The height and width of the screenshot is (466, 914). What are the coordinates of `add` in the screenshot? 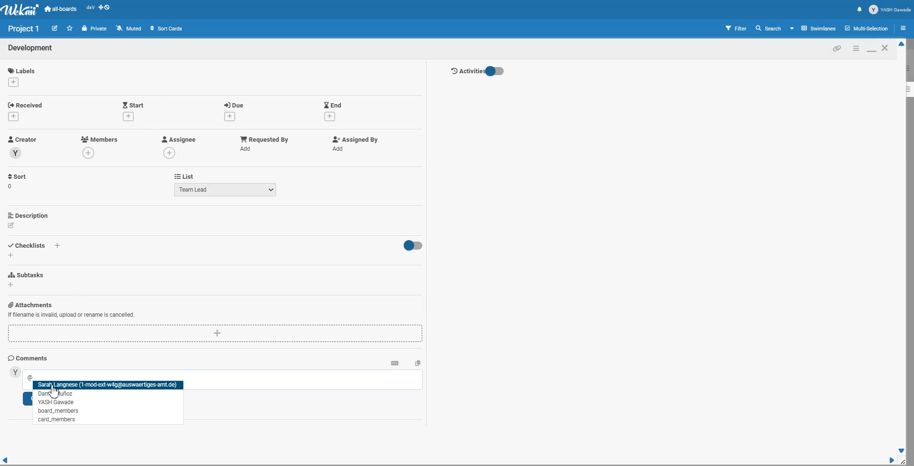 It's located at (340, 149).